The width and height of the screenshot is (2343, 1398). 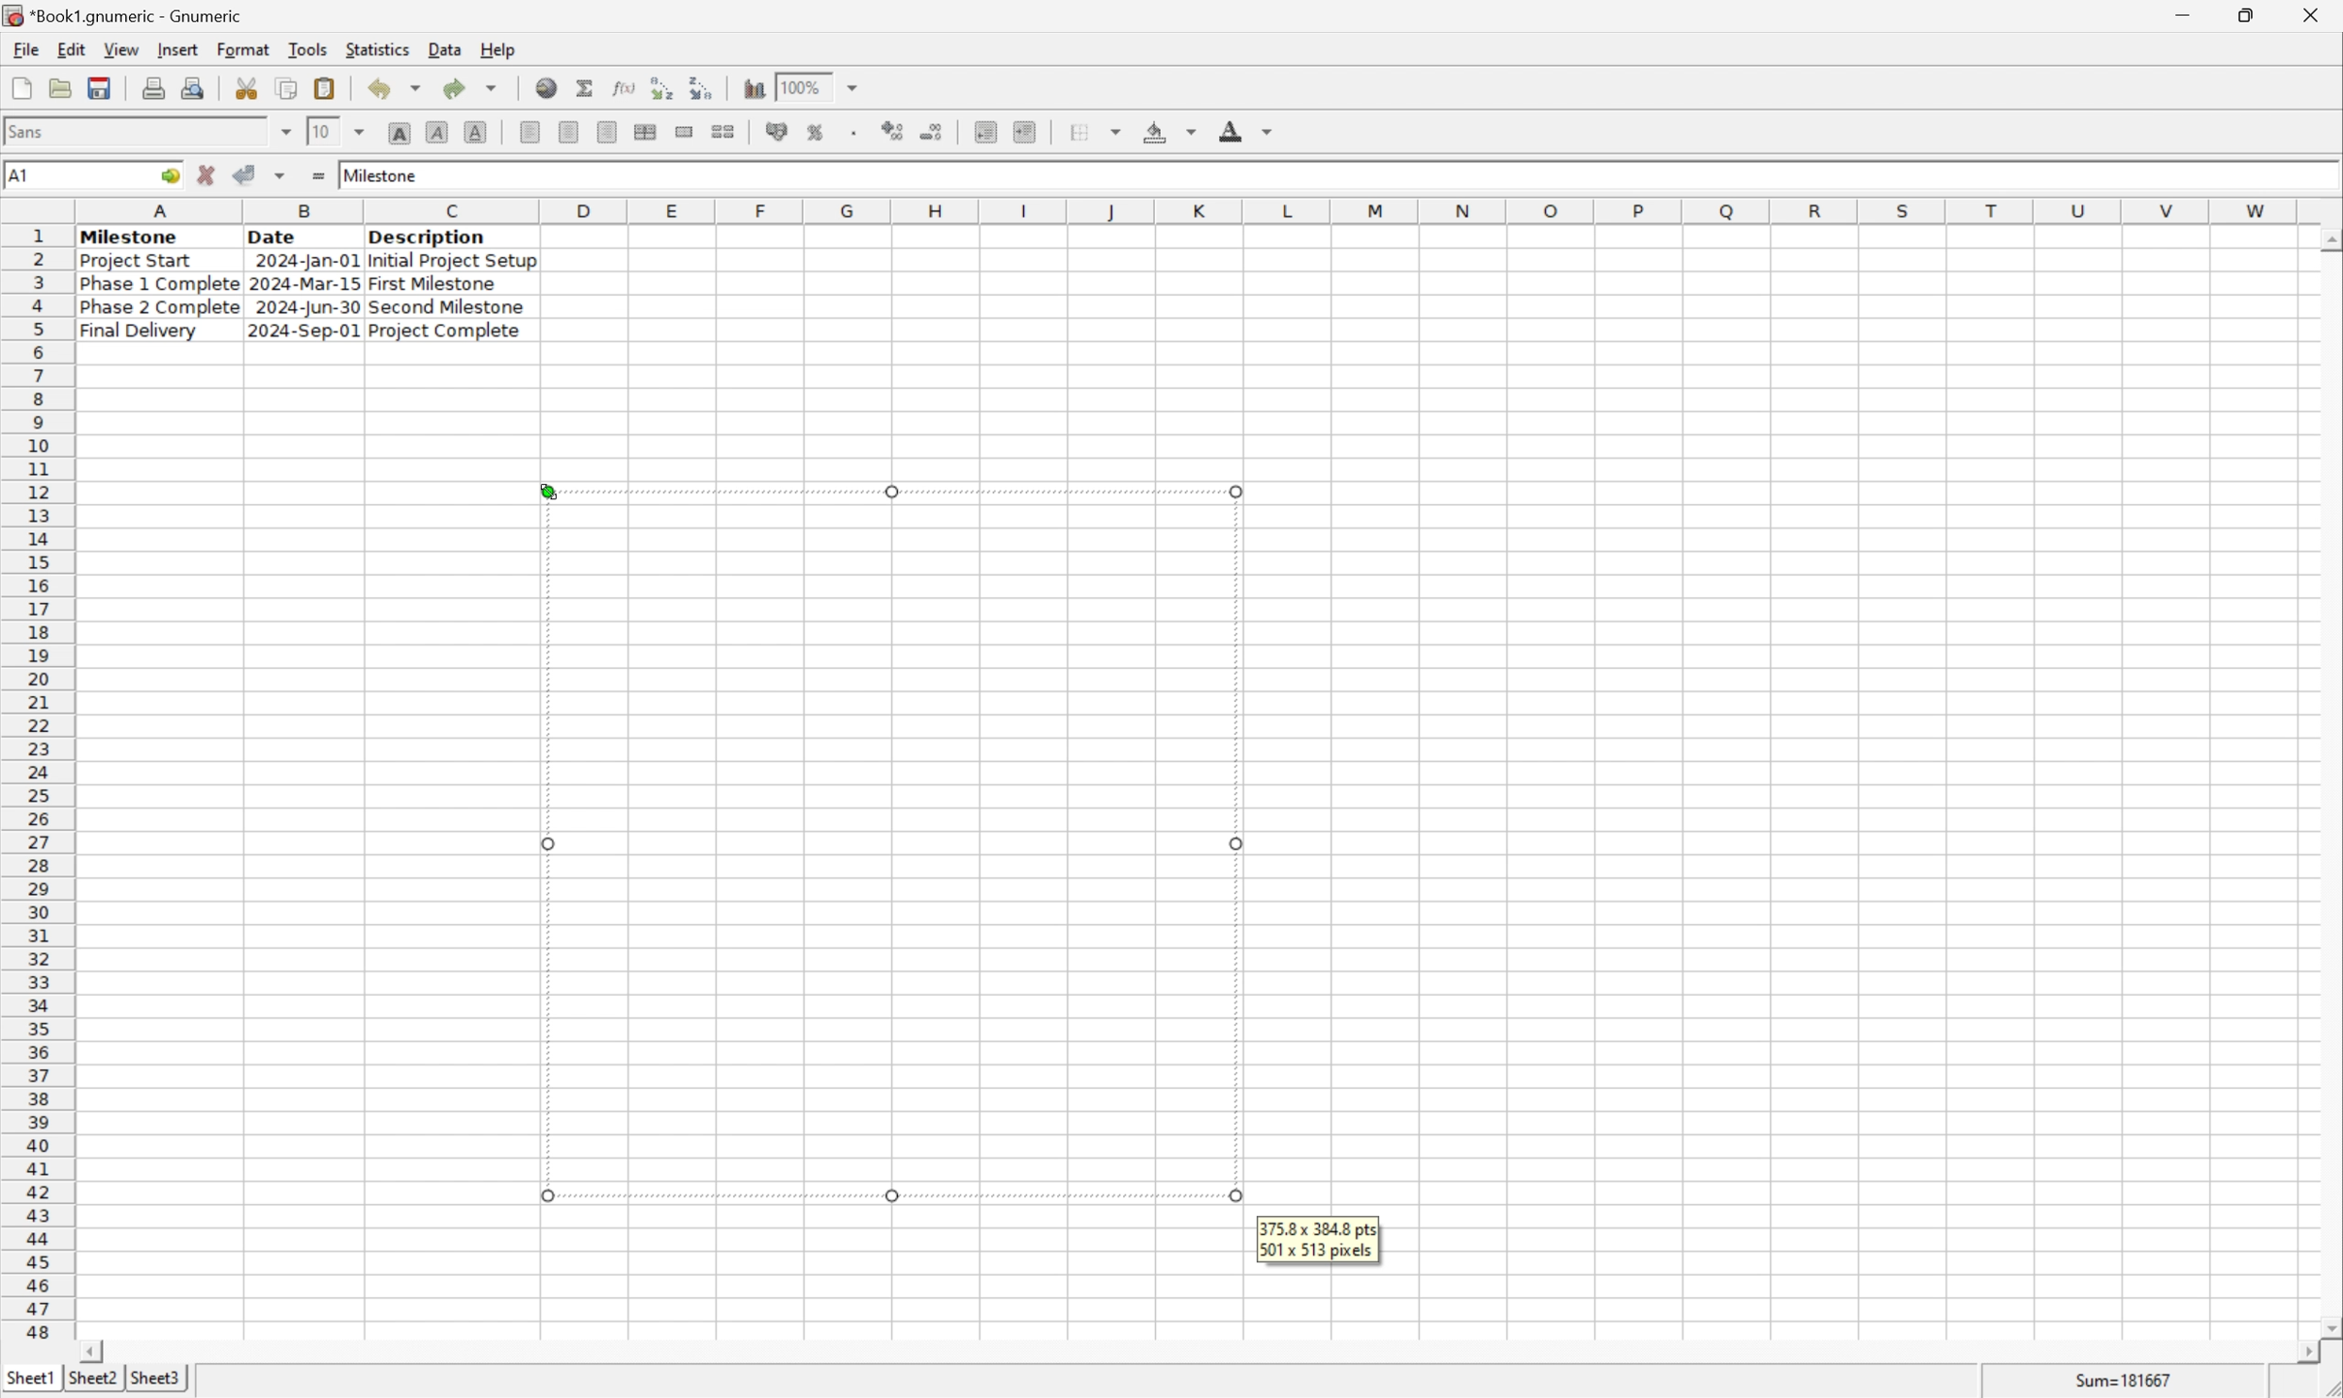 What do you see at coordinates (1318, 1239) in the screenshot?
I see `dimensions` at bounding box center [1318, 1239].